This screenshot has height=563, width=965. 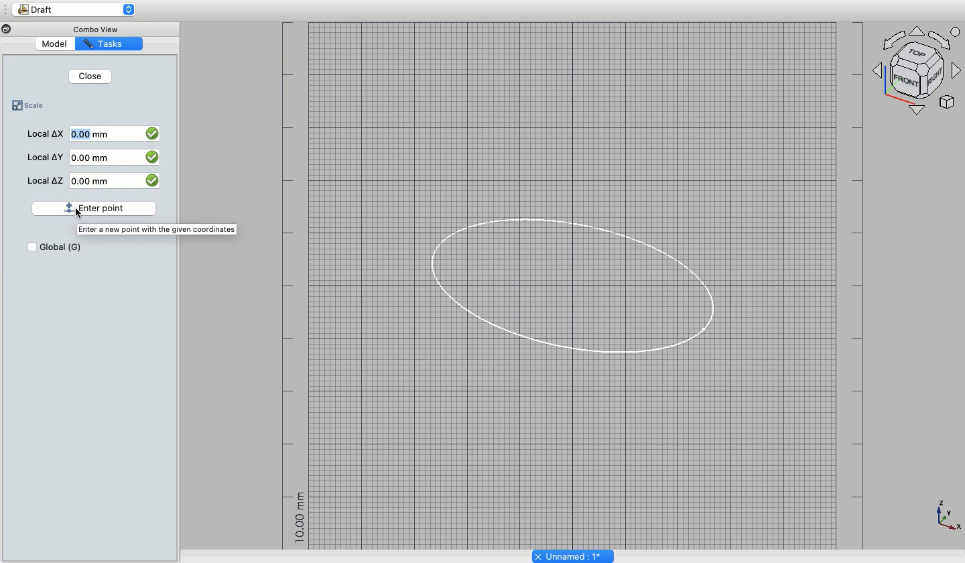 I want to click on Local Z, so click(x=46, y=181).